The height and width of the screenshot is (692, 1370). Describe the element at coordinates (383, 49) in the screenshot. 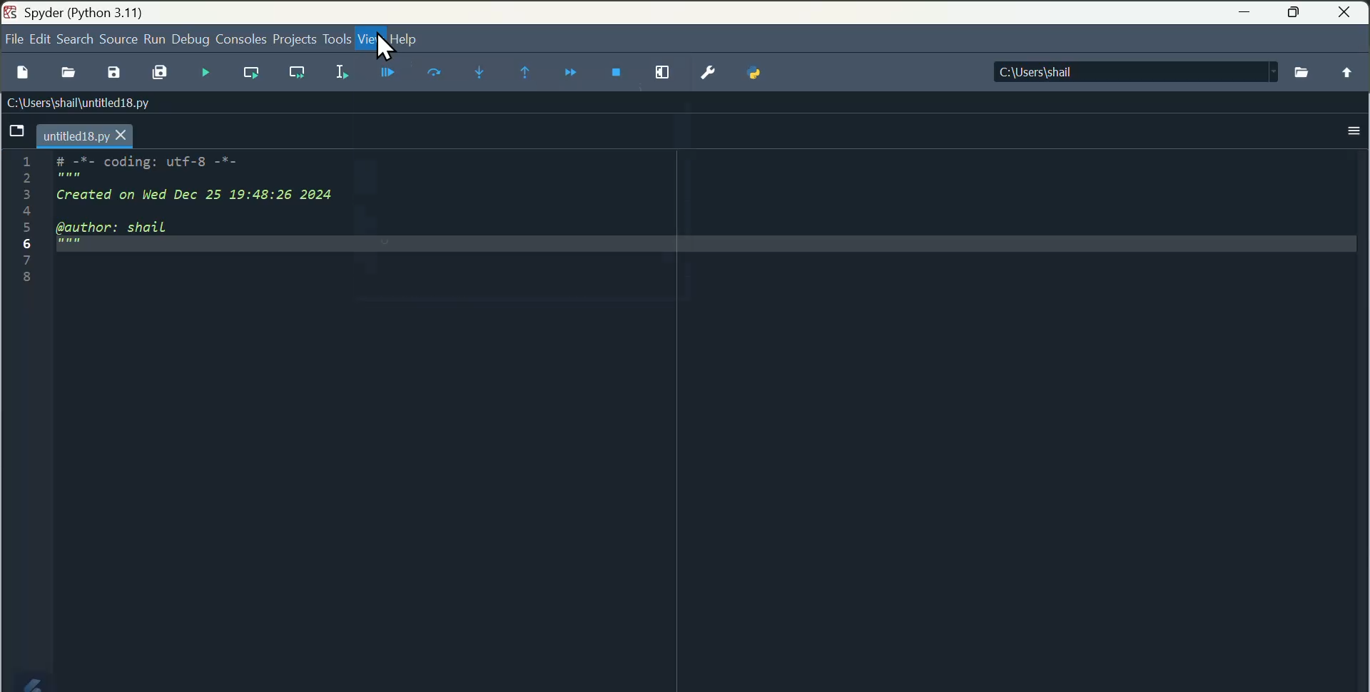

I see `cursor` at that location.